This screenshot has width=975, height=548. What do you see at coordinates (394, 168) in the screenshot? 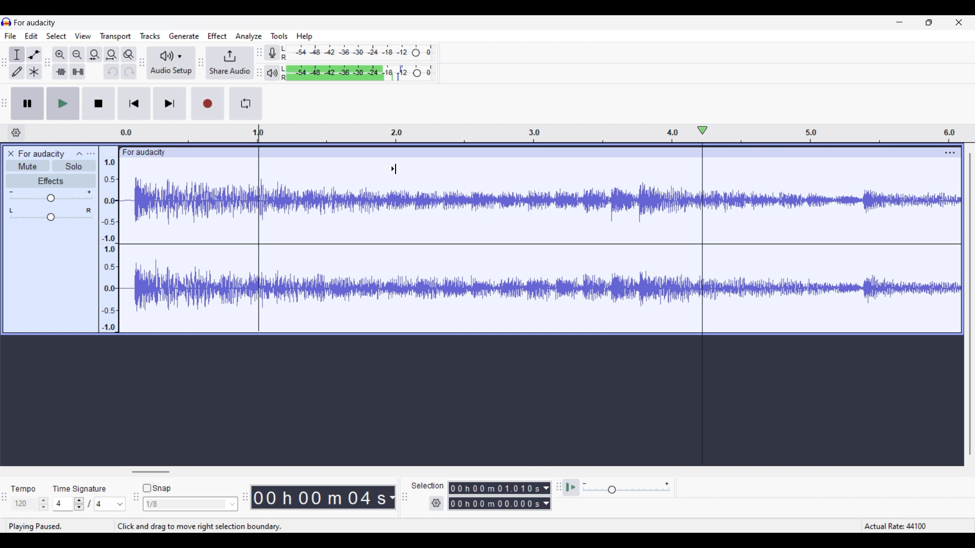
I see `Cursor position unchanged` at bounding box center [394, 168].